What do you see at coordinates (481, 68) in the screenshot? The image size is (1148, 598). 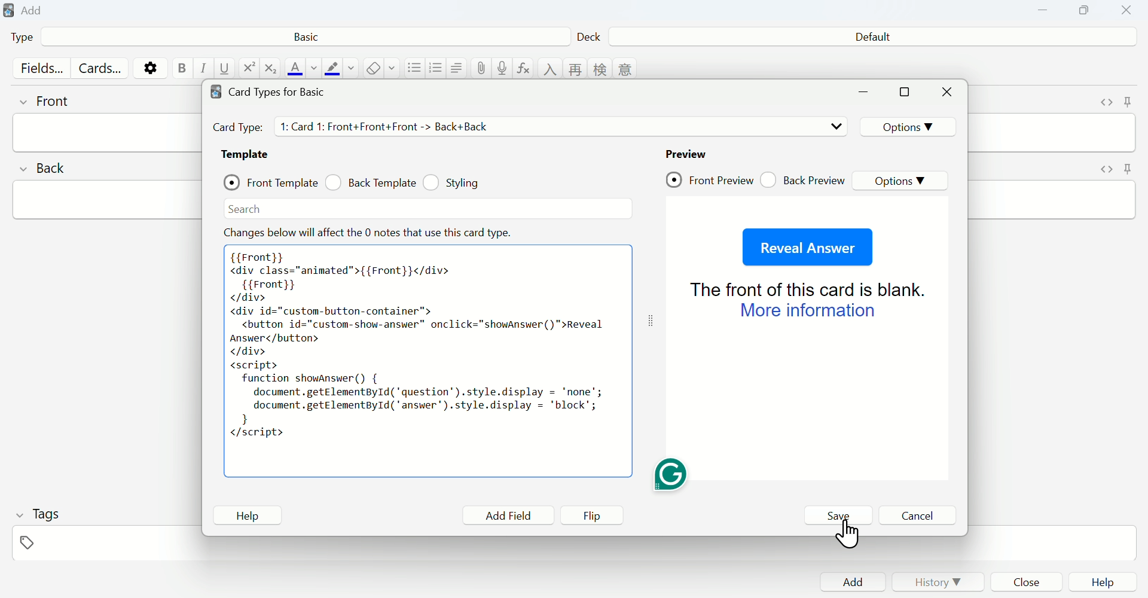 I see `attach pictures/audio/video` at bounding box center [481, 68].